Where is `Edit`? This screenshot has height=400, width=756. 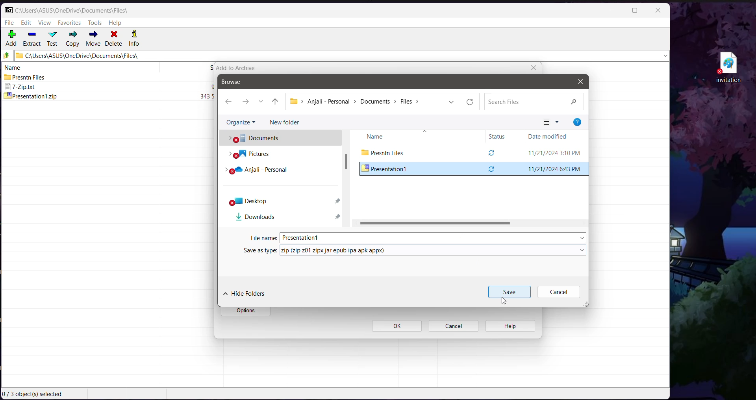
Edit is located at coordinates (27, 22).